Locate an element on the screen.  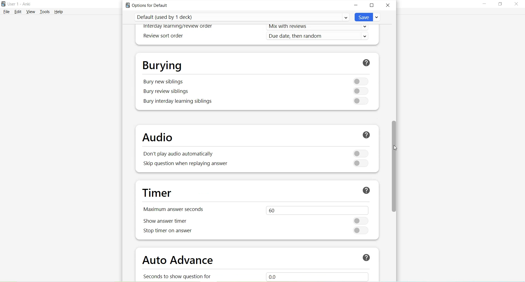
Toggle is located at coordinates (359, 91).